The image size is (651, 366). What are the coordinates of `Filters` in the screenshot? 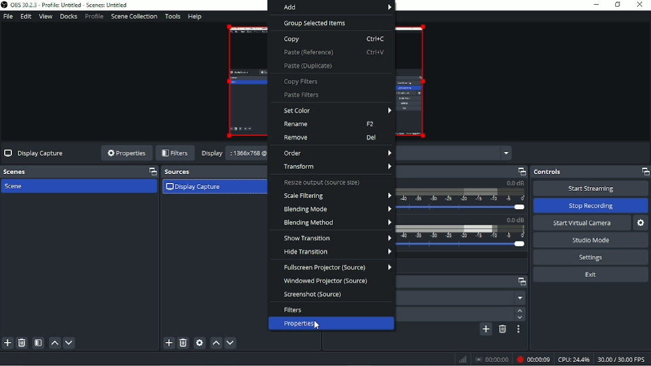 It's located at (293, 310).